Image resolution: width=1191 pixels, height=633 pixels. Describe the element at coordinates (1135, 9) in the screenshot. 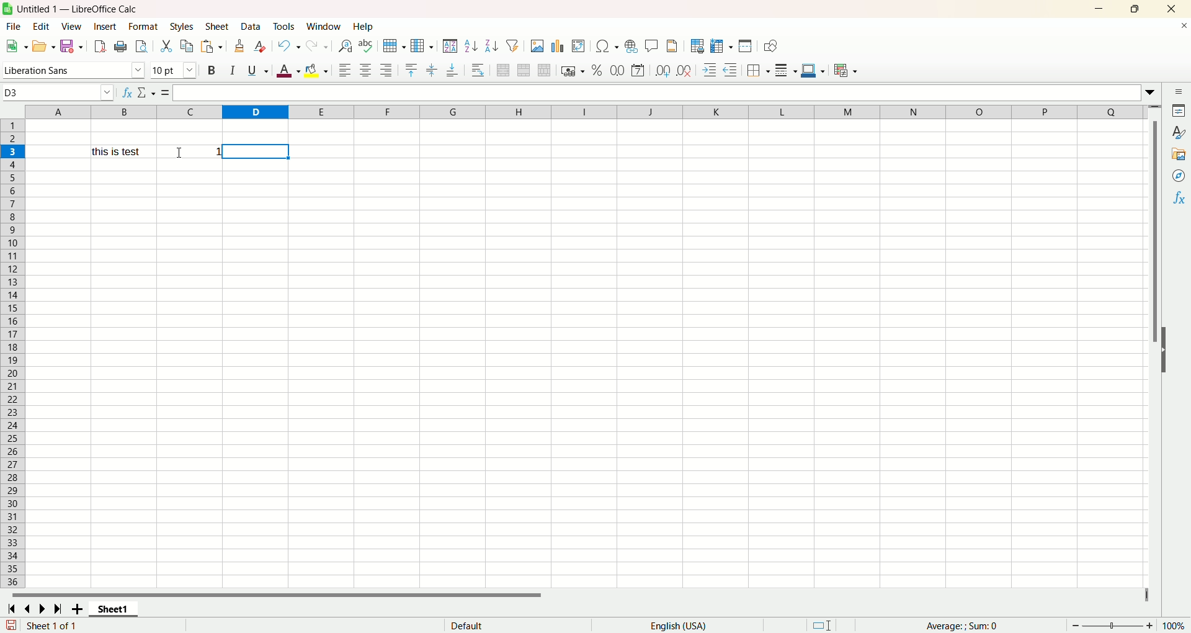

I see `Maximize` at that location.